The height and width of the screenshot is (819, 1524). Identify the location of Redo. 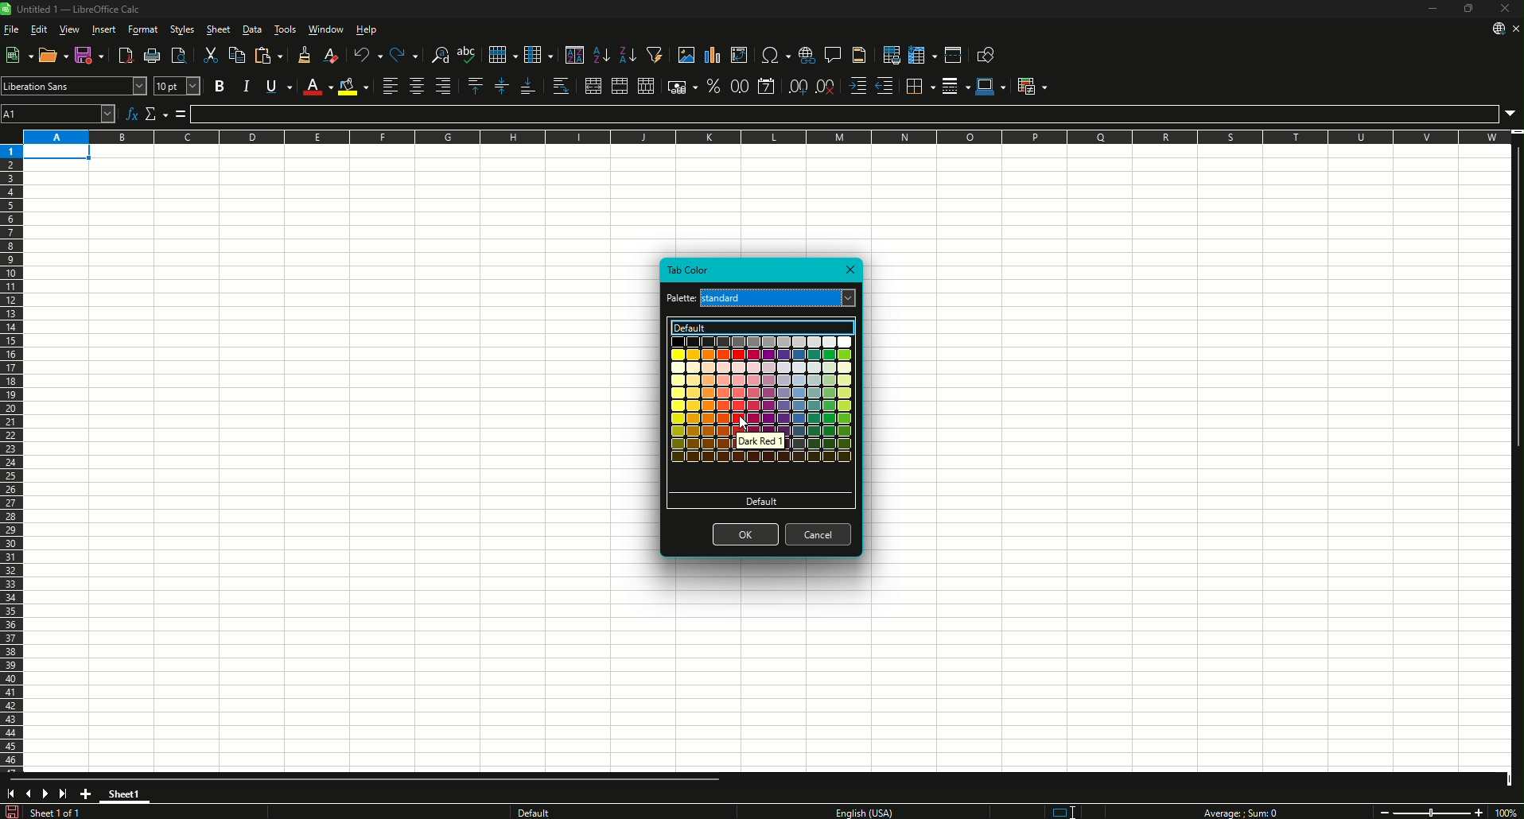
(405, 55).